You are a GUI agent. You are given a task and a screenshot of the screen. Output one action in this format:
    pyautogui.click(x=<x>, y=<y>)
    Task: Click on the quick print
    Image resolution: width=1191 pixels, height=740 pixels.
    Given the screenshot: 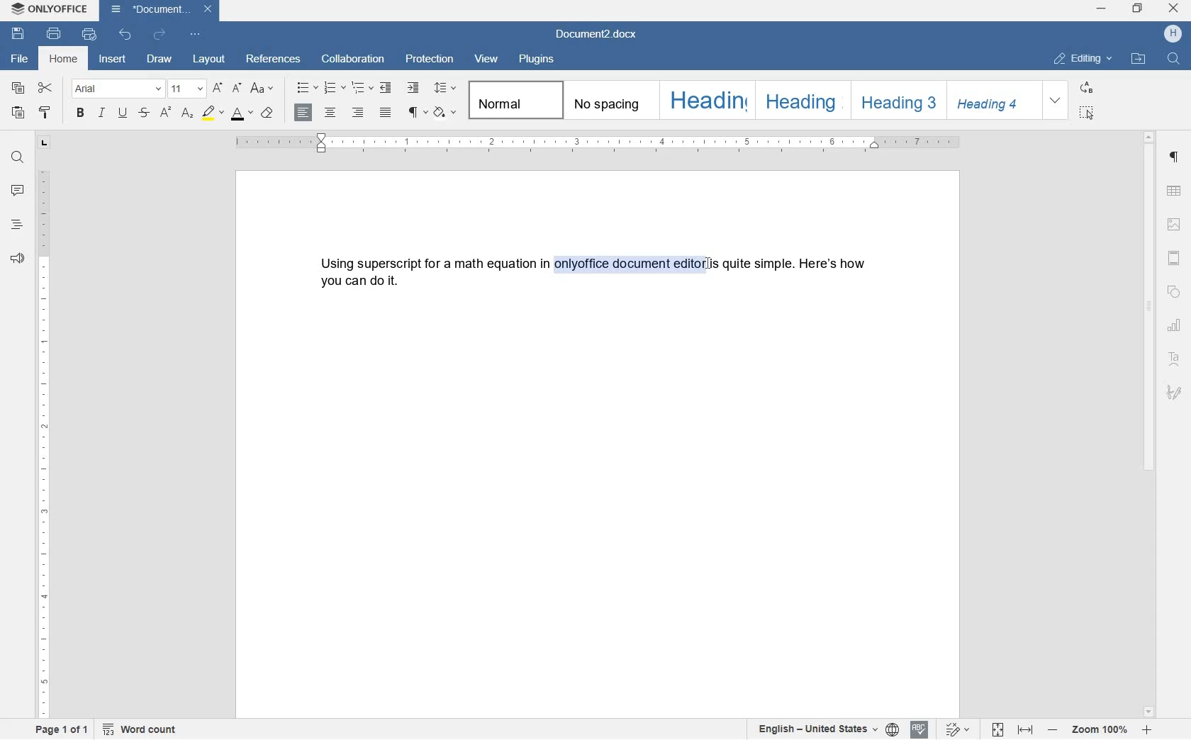 What is the action you would take?
    pyautogui.click(x=88, y=34)
    